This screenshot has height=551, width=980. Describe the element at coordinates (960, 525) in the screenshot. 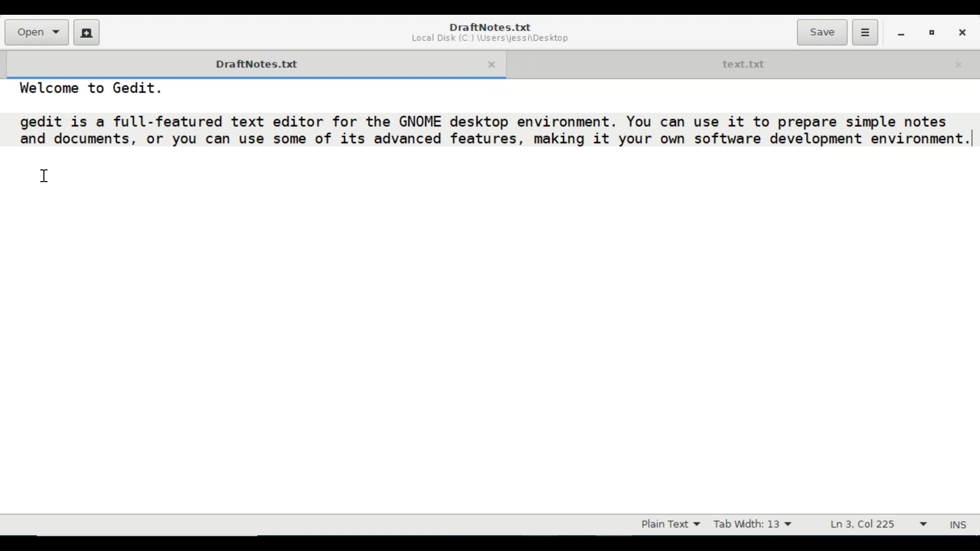

I see `Insert Mode` at that location.